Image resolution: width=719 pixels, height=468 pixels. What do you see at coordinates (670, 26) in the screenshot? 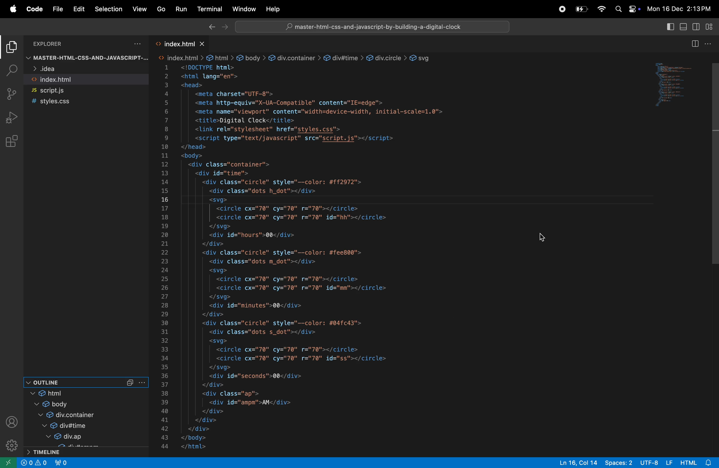
I see `toggle primary side bar` at bounding box center [670, 26].